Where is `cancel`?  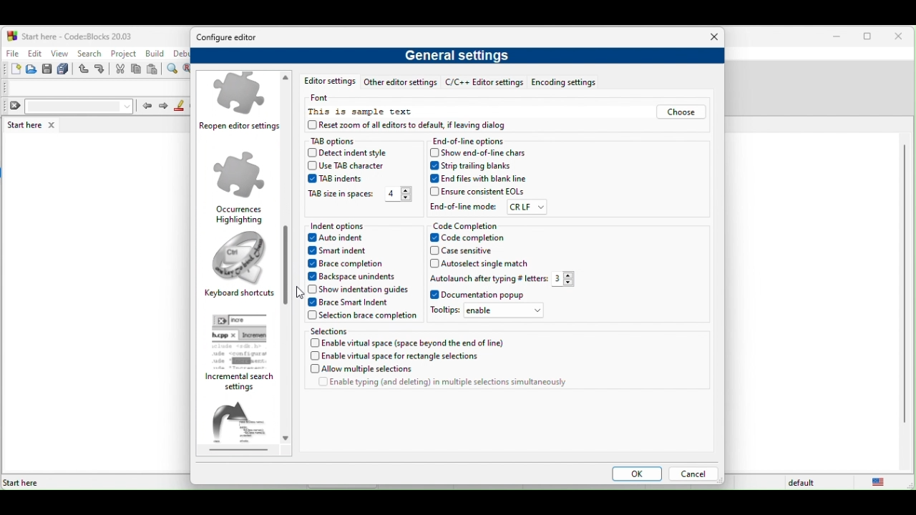 cancel is located at coordinates (693, 475).